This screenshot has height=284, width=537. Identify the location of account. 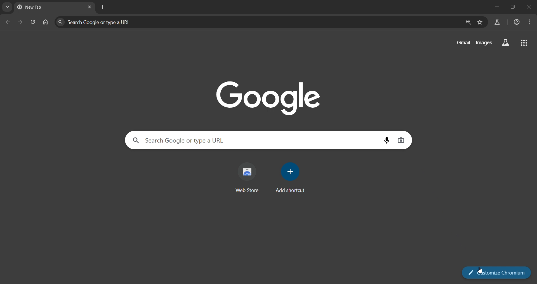
(516, 23).